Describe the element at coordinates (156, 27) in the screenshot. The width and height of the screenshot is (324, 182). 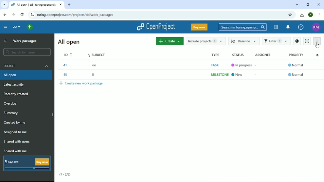
I see `OpenProject` at that location.